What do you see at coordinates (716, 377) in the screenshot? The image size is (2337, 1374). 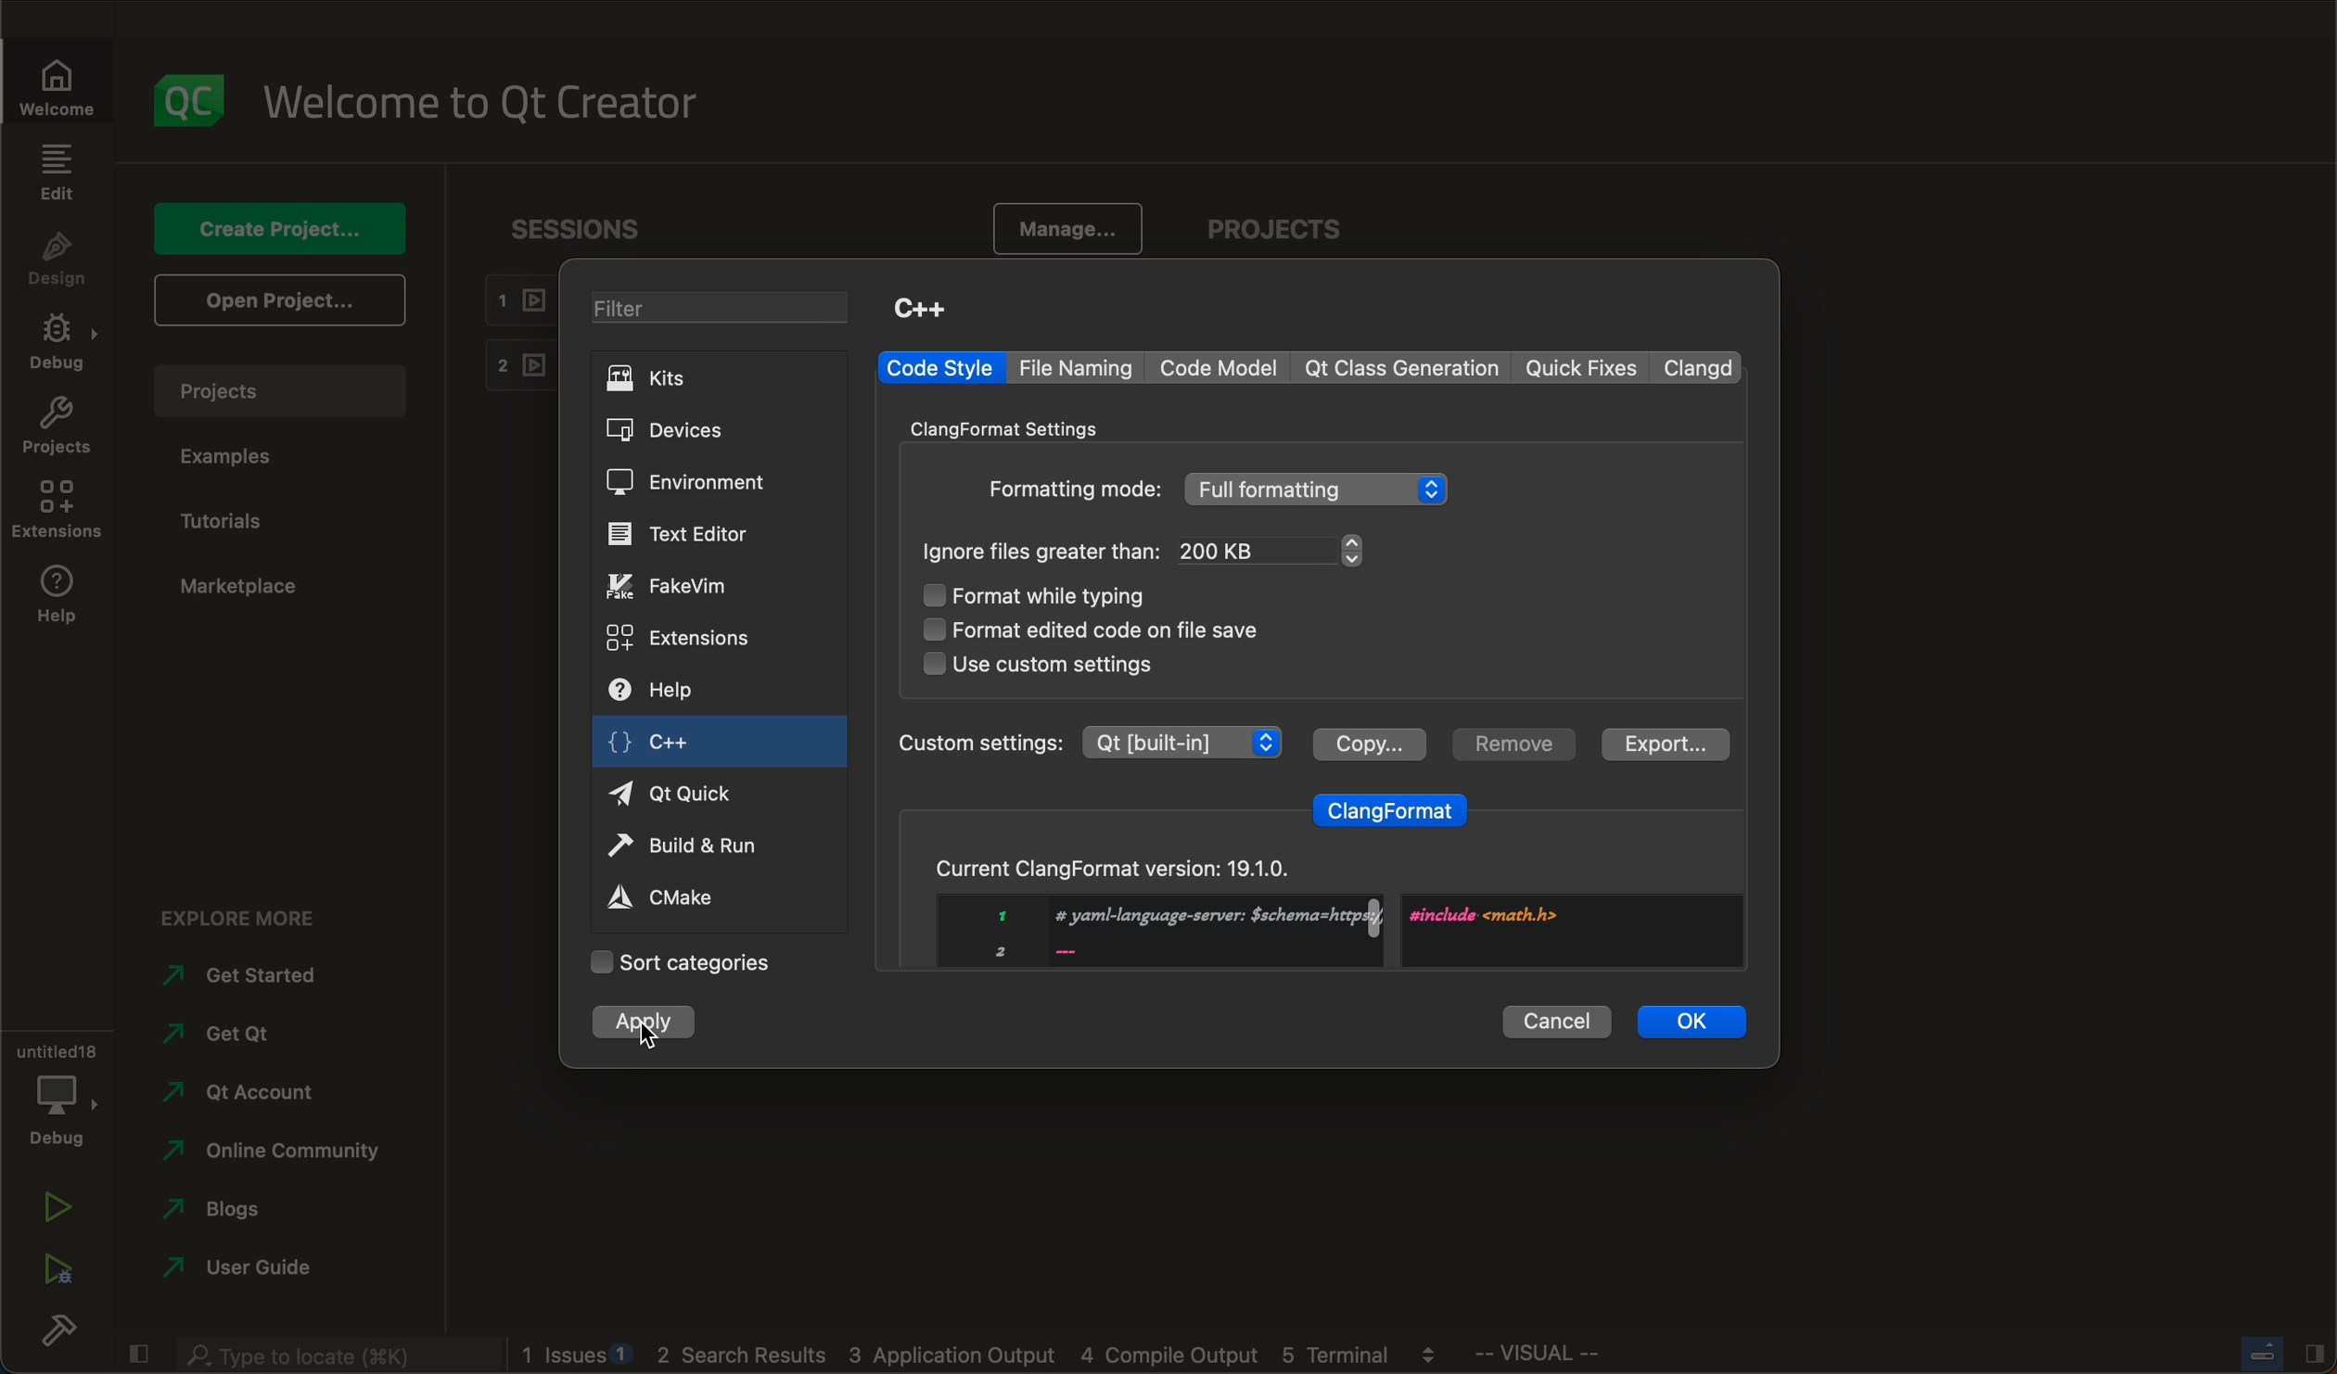 I see `kits` at bounding box center [716, 377].